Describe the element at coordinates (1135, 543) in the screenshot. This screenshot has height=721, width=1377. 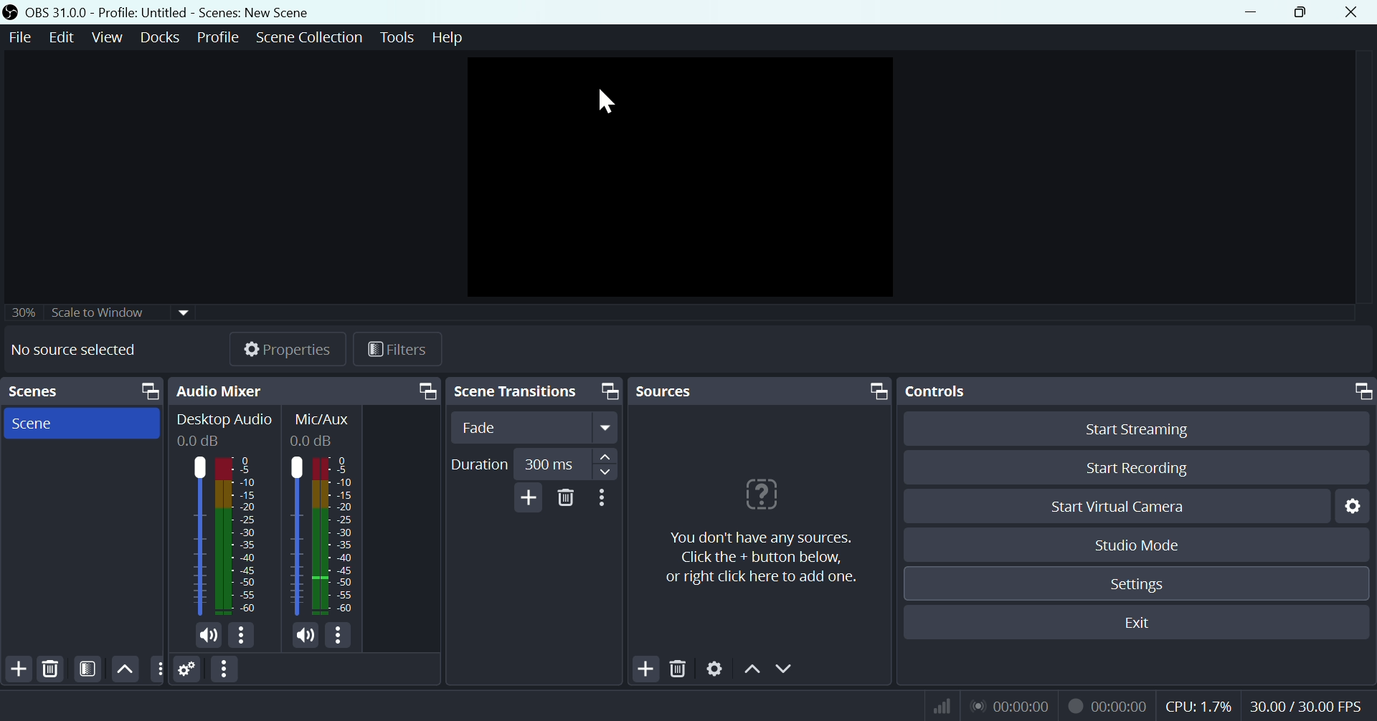
I see `Studio mode` at that location.